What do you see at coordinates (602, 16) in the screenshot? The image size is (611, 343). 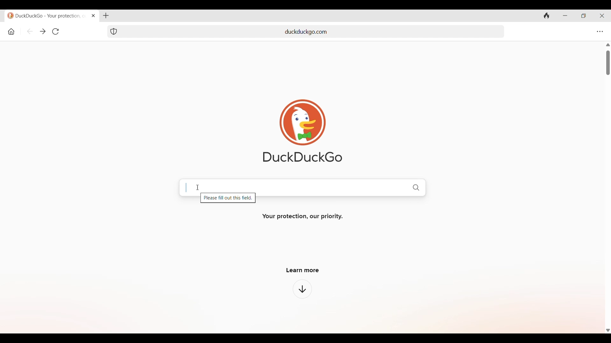 I see `Close browser` at bounding box center [602, 16].